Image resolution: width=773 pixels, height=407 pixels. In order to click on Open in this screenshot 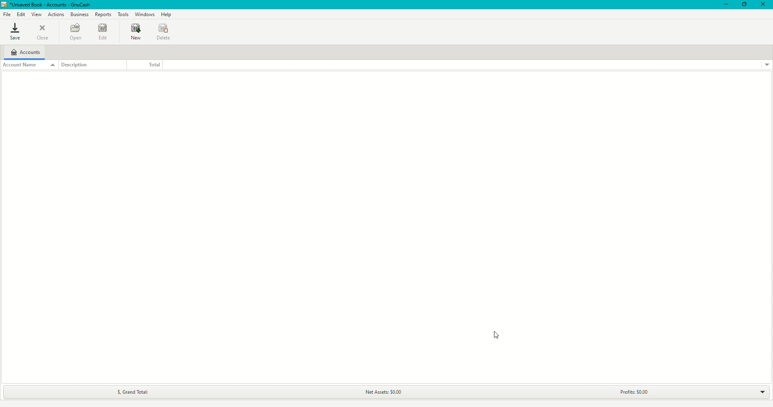, I will do `click(74, 31)`.